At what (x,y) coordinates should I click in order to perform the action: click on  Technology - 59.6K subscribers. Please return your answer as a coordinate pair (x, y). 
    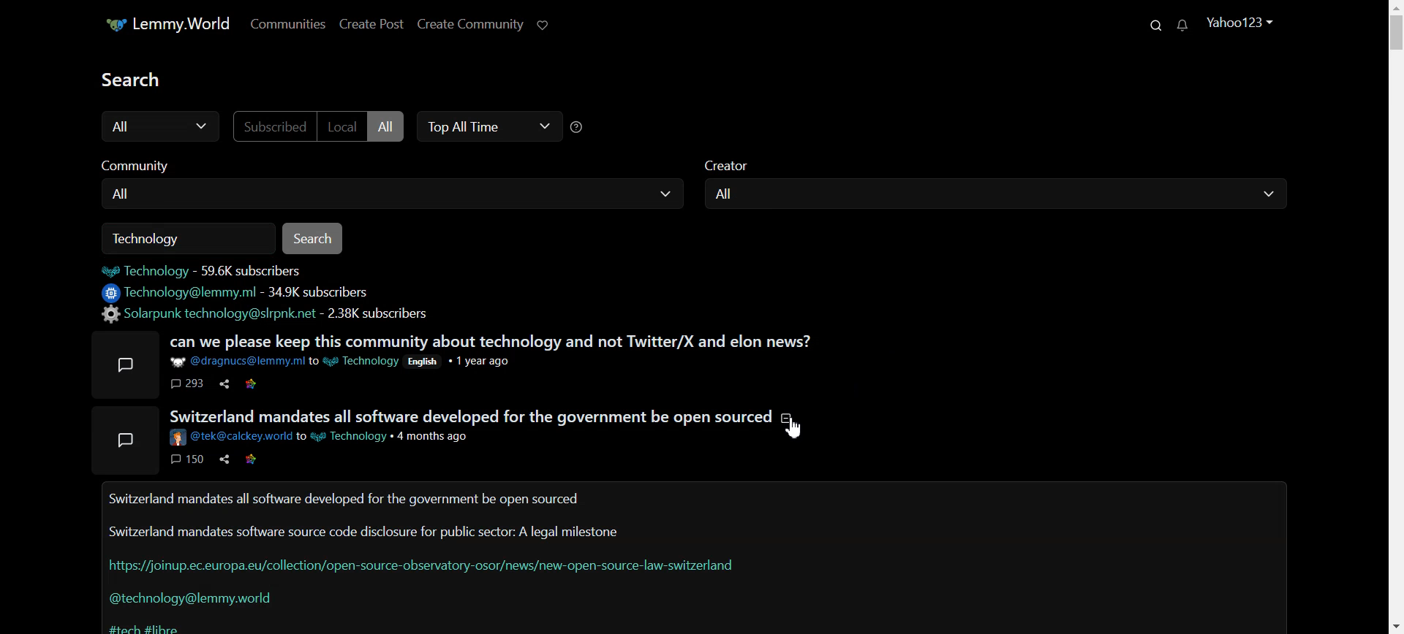
    Looking at the image, I should click on (217, 270).